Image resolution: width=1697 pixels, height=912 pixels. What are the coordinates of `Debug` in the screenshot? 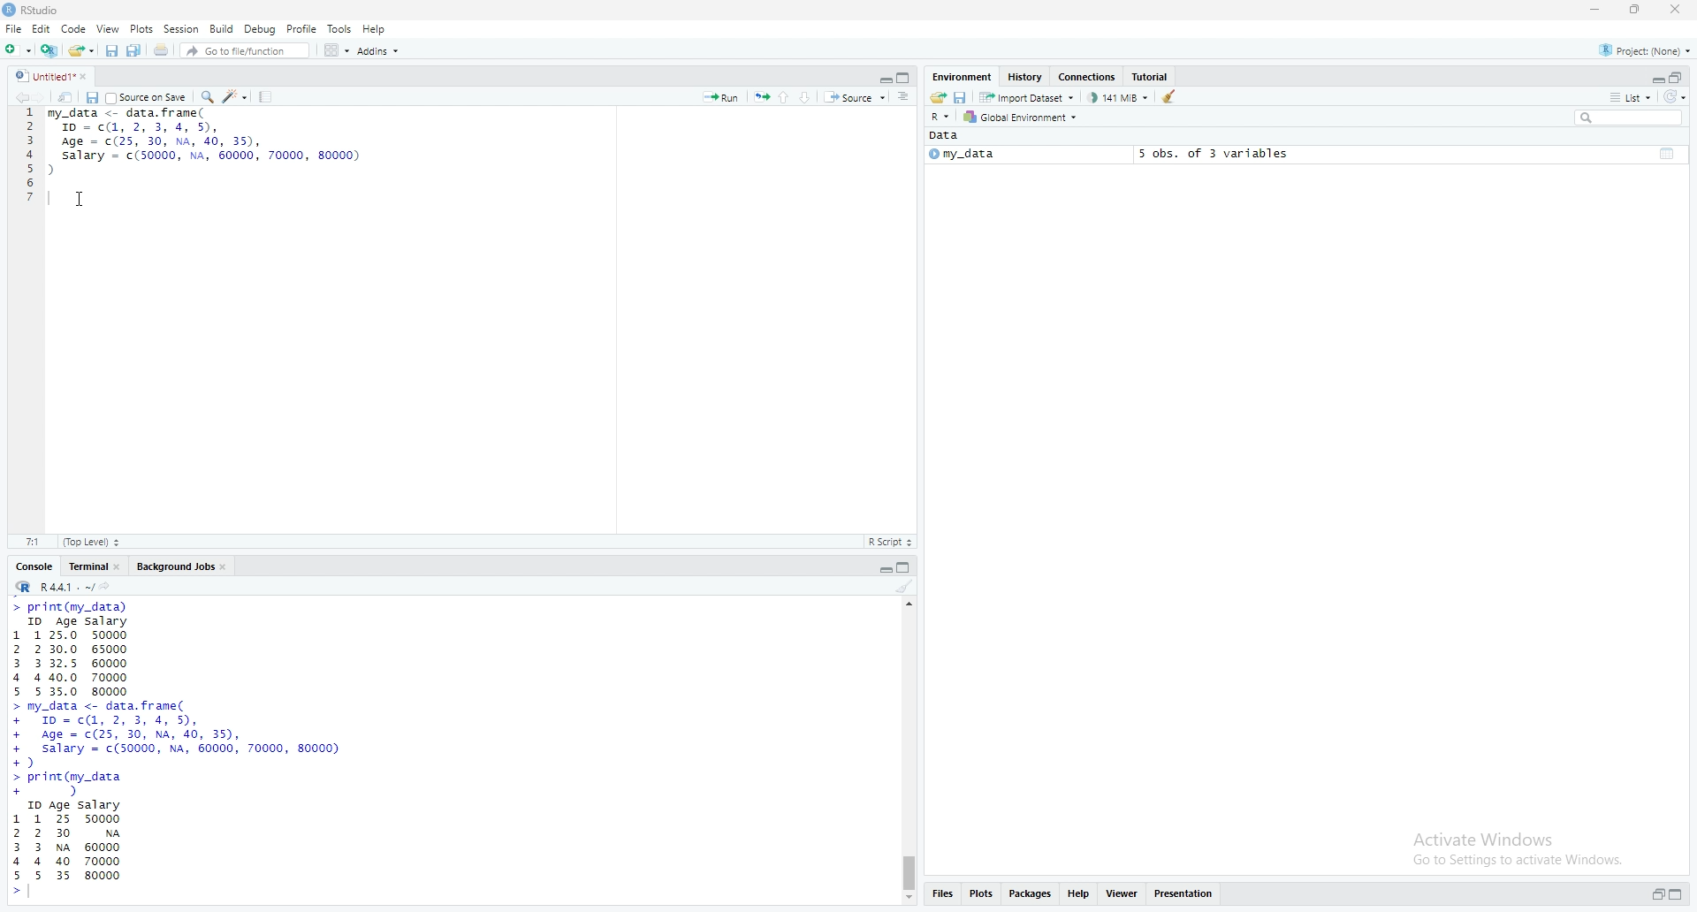 It's located at (262, 27).